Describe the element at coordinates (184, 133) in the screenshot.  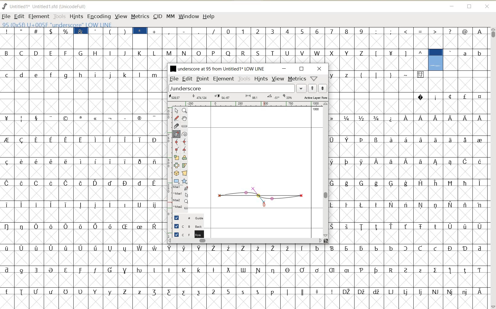
I see `change whether spiro is active or not` at that location.